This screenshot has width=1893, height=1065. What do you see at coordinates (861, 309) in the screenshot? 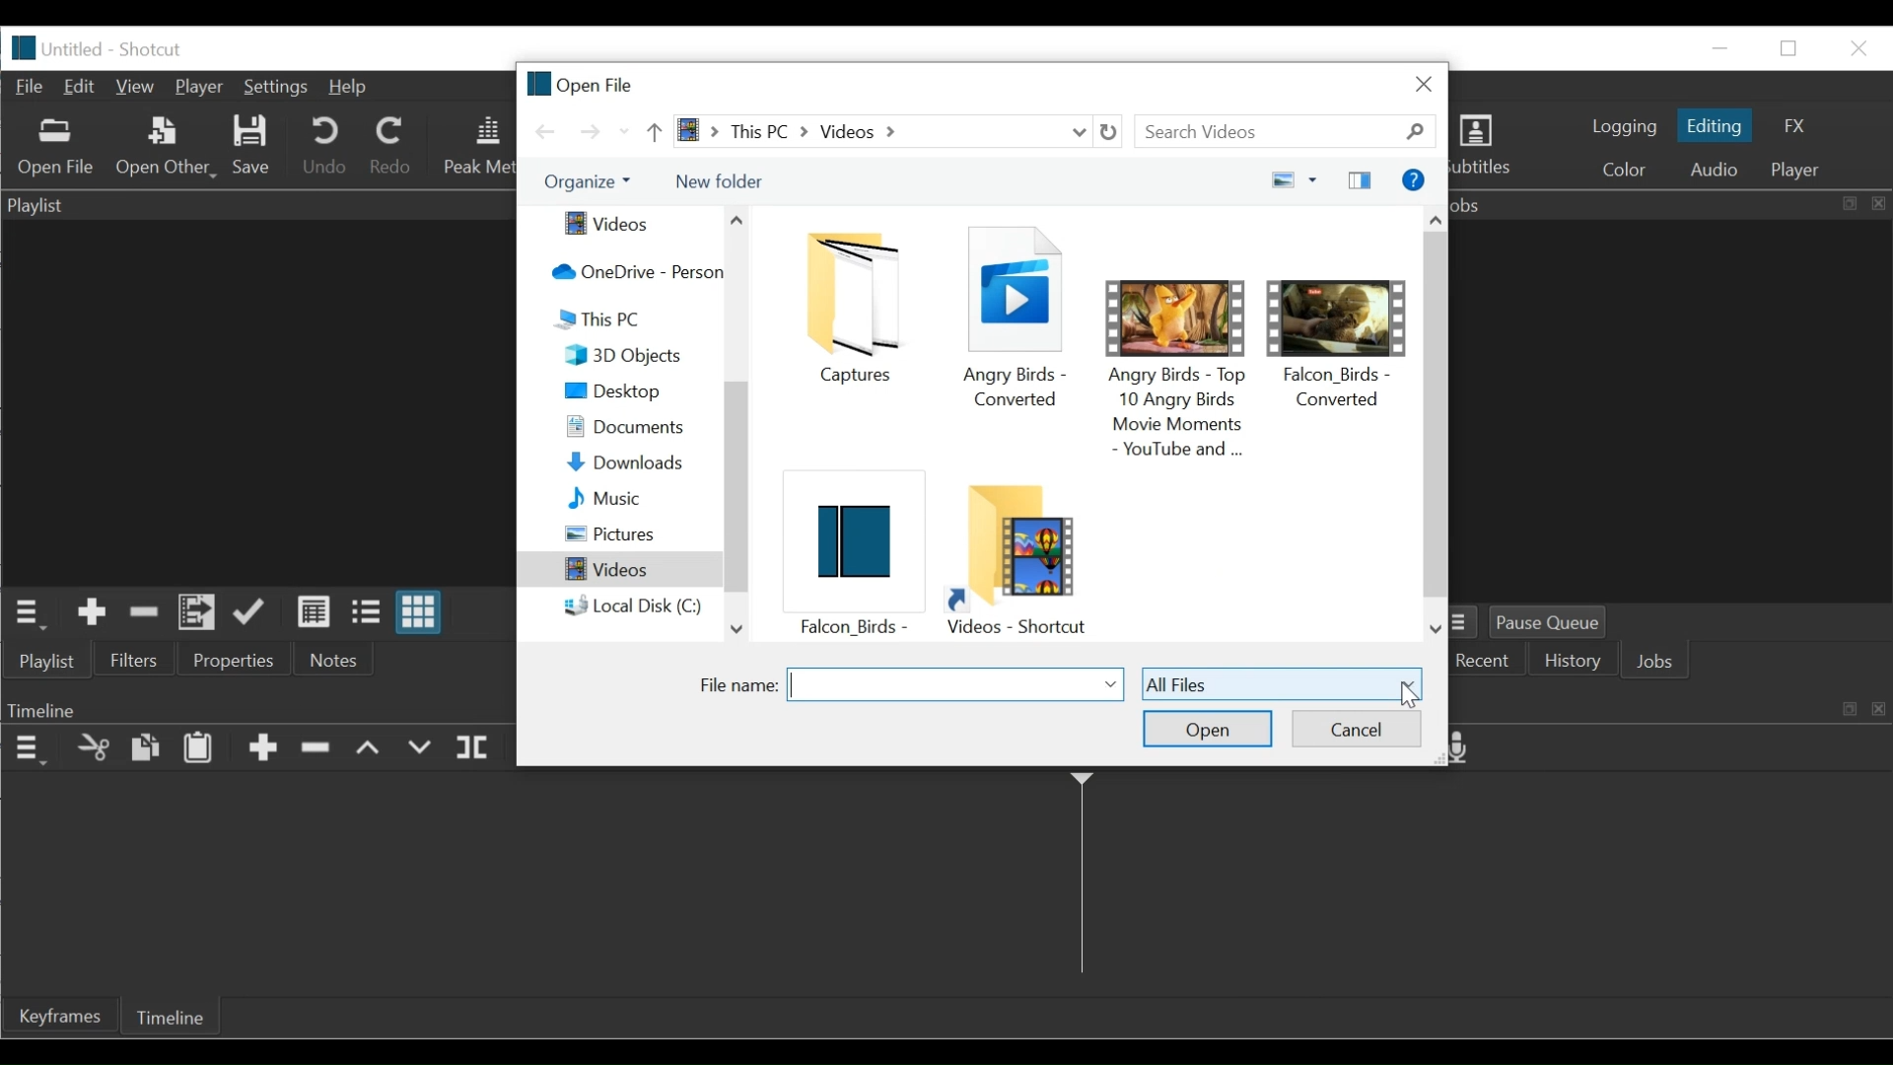
I see `captures` at bounding box center [861, 309].